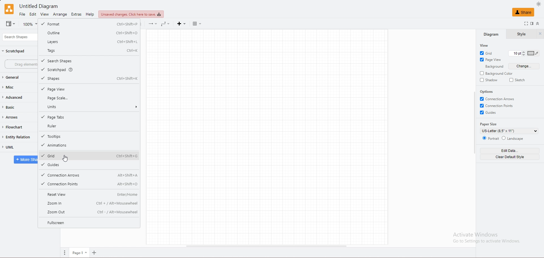  What do you see at coordinates (89, 212) in the screenshot?
I see `Zoom Out Ctrl - / Alt+Mousewheel` at bounding box center [89, 212].